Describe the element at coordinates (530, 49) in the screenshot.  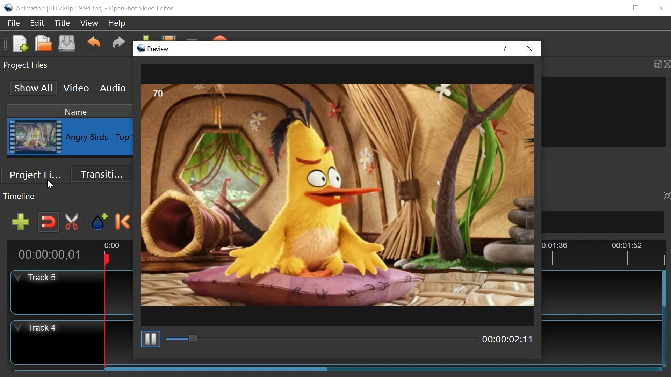
I see `Close` at that location.